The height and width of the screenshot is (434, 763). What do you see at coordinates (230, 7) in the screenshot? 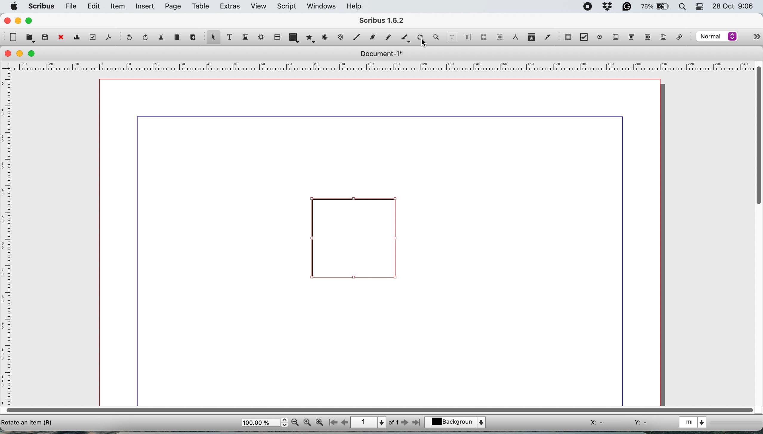
I see `extras` at bounding box center [230, 7].